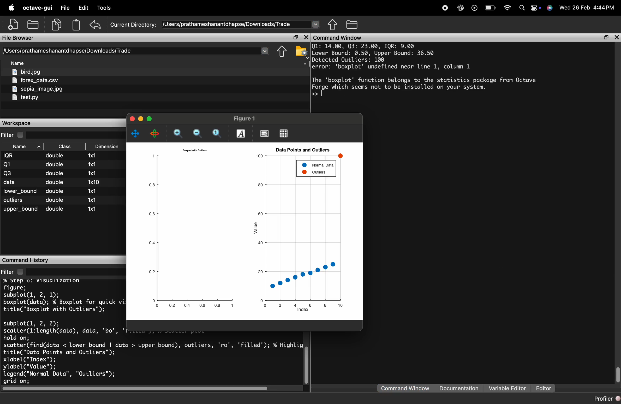 This screenshot has width=621, height=404. Describe the element at coordinates (131, 118) in the screenshot. I see `close` at that location.